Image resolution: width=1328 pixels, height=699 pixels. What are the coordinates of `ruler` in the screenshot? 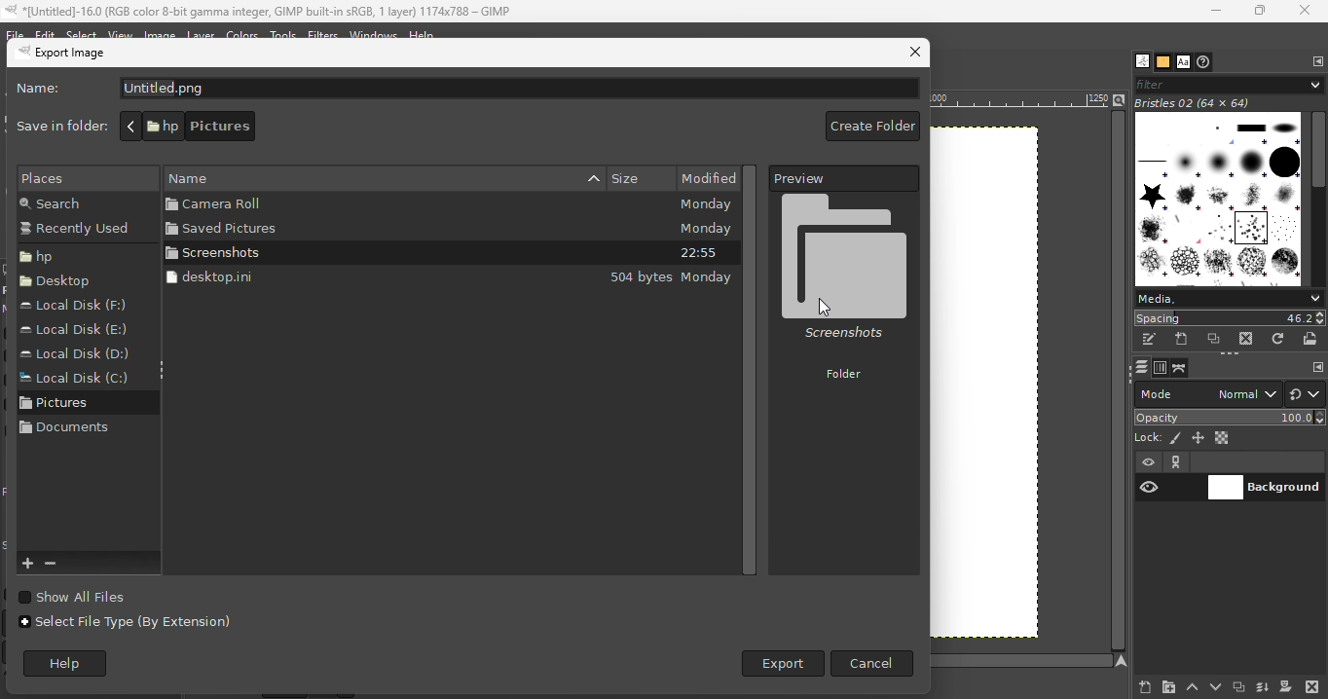 It's located at (1018, 102).